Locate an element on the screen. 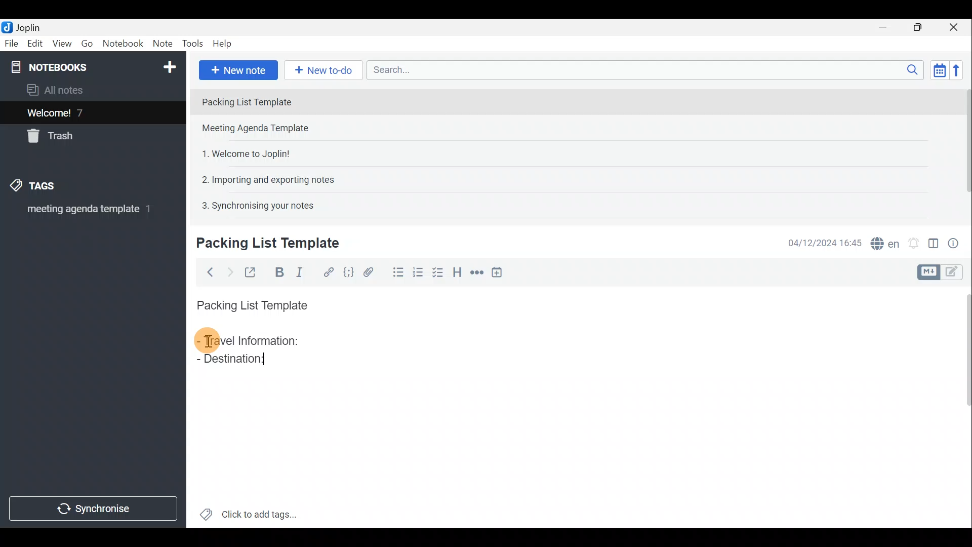 The height and width of the screenshot is (547, 972). Bulleted list is located at coordinates (396, 274).